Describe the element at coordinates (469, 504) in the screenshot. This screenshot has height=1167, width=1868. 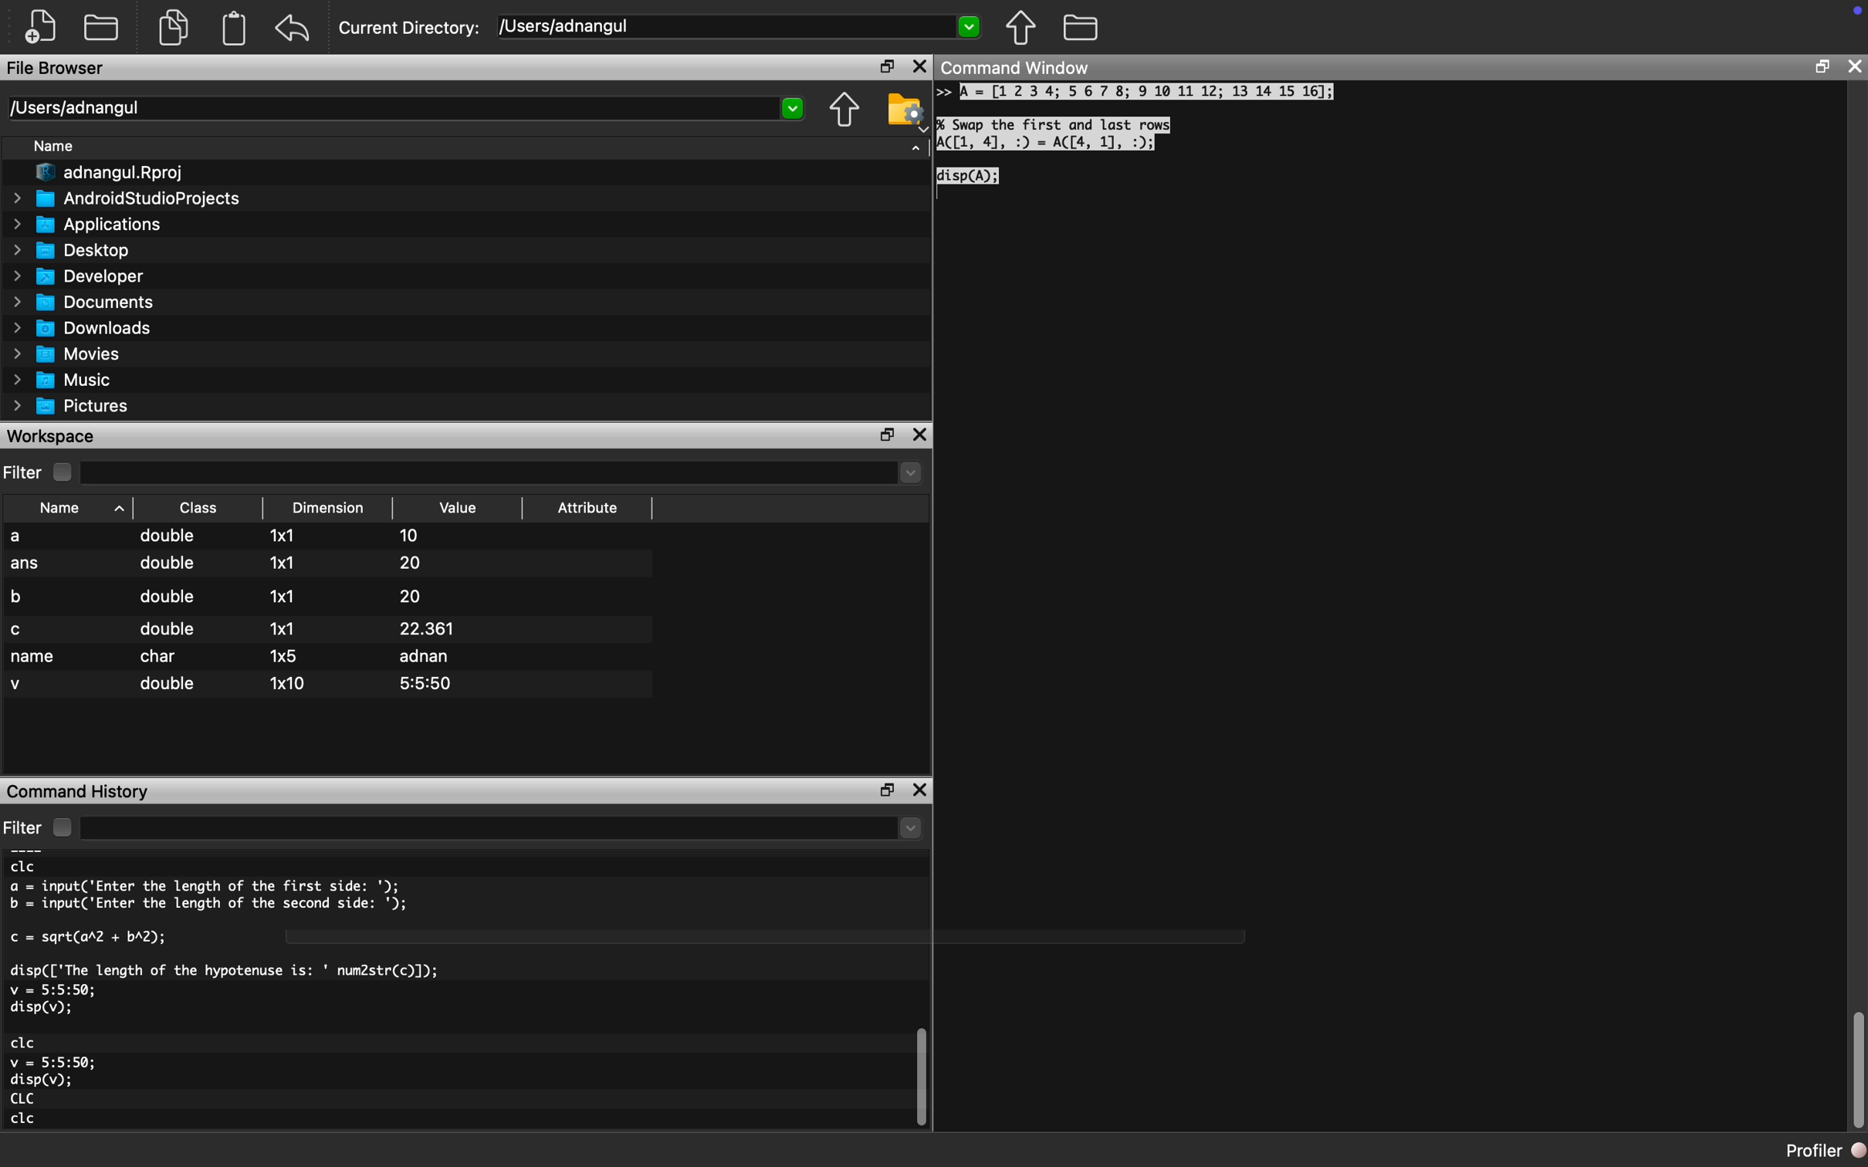
I see `Video` at that location.